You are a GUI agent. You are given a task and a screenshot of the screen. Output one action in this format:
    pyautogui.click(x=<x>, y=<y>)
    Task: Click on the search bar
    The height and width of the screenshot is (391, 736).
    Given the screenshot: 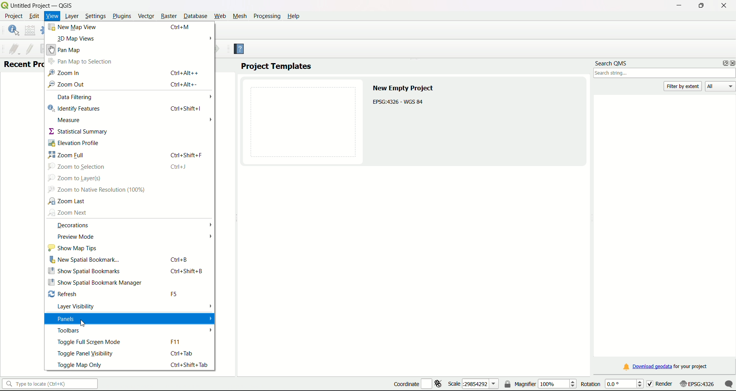 What is the action you would take?
    pyautogui.click(x=50, y=384)
    